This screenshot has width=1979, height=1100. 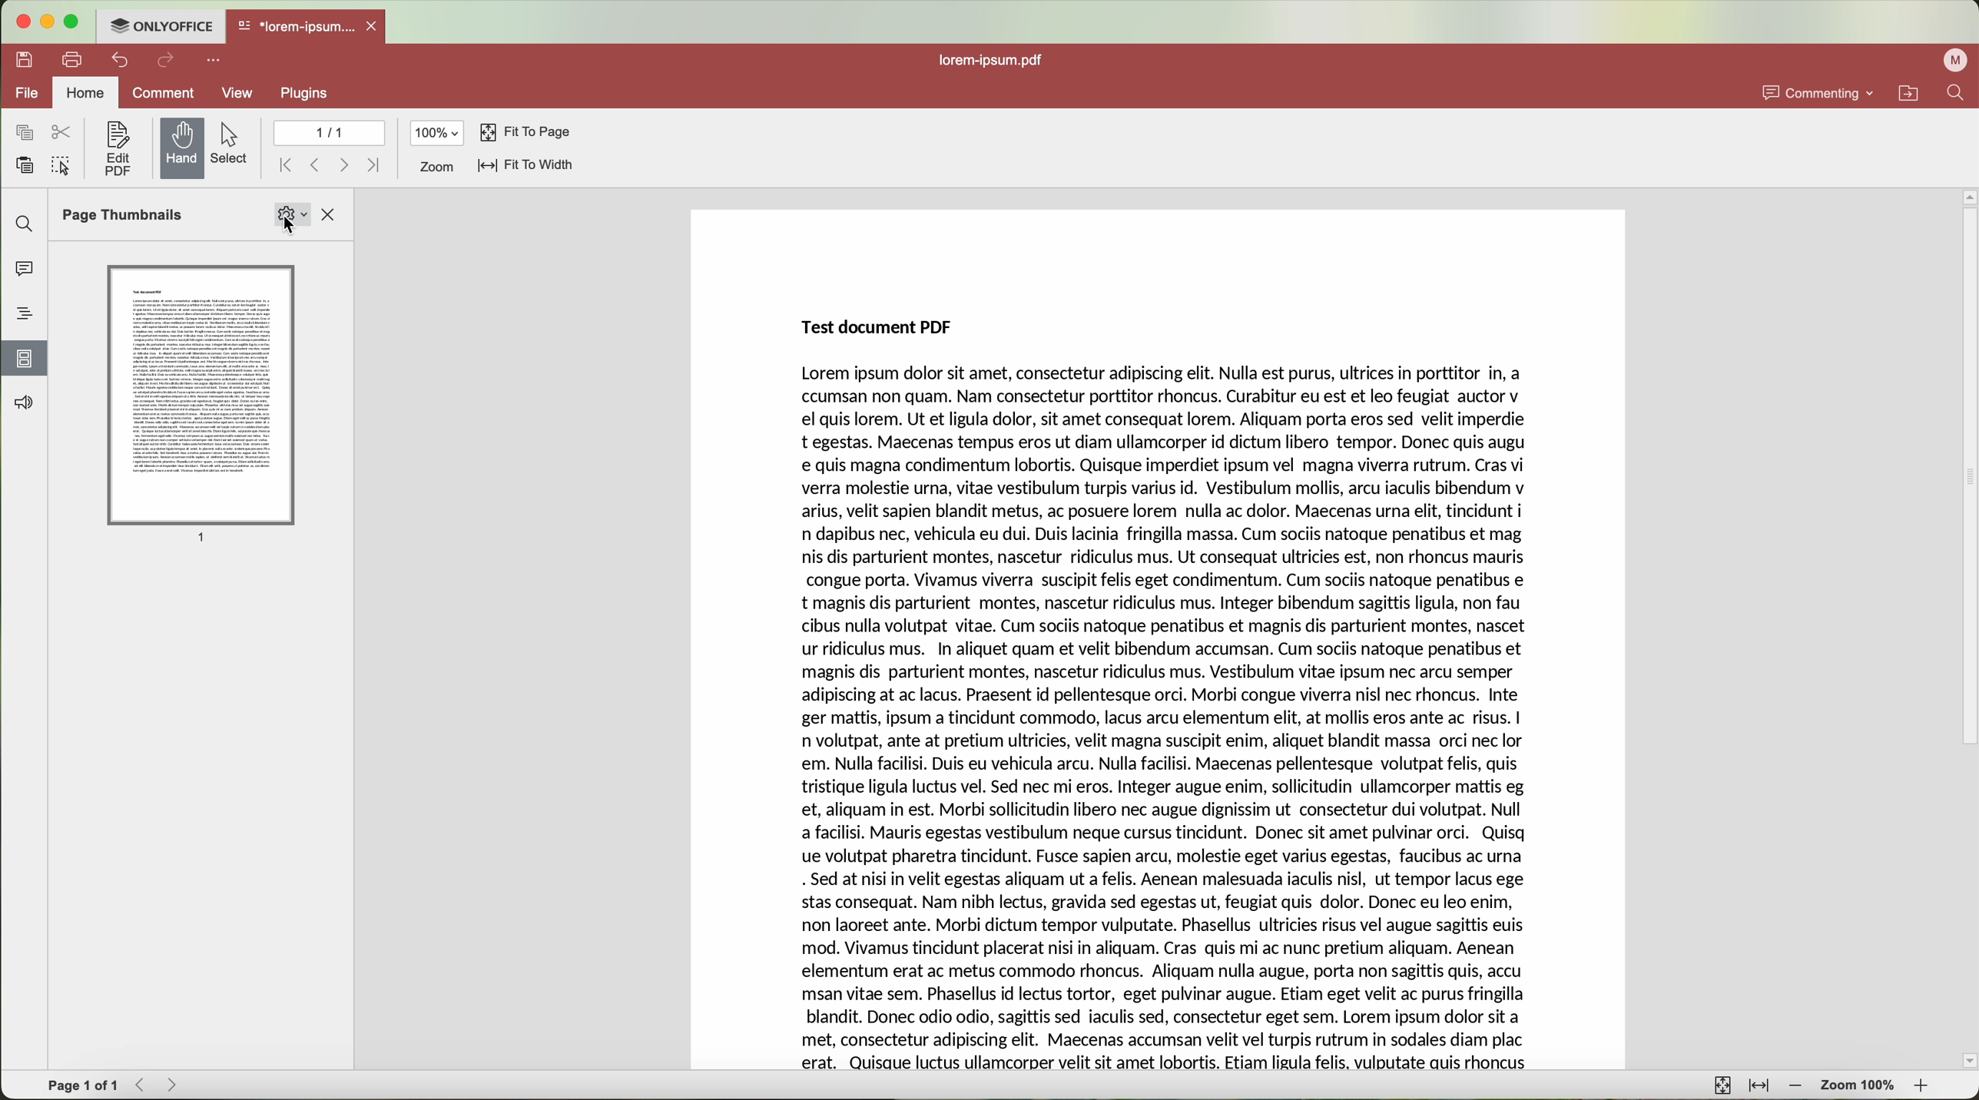 I want to click on open file location, so click(x=1908, y=93).